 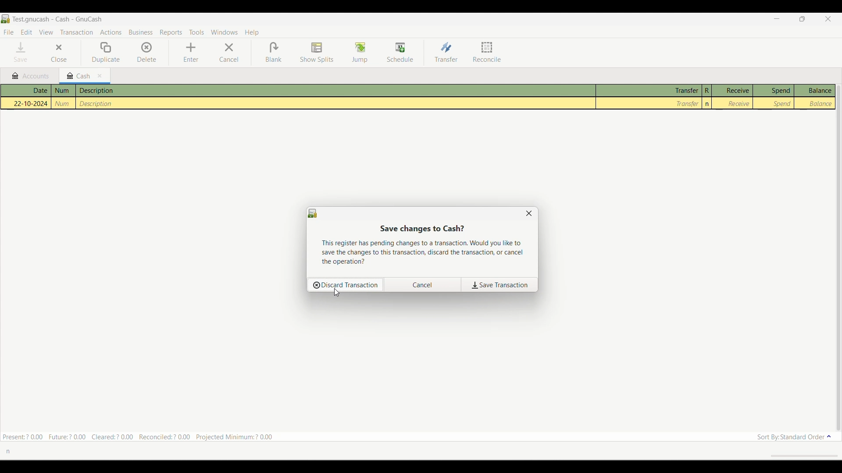 I want to click on Help, so click(x=252, y=32).